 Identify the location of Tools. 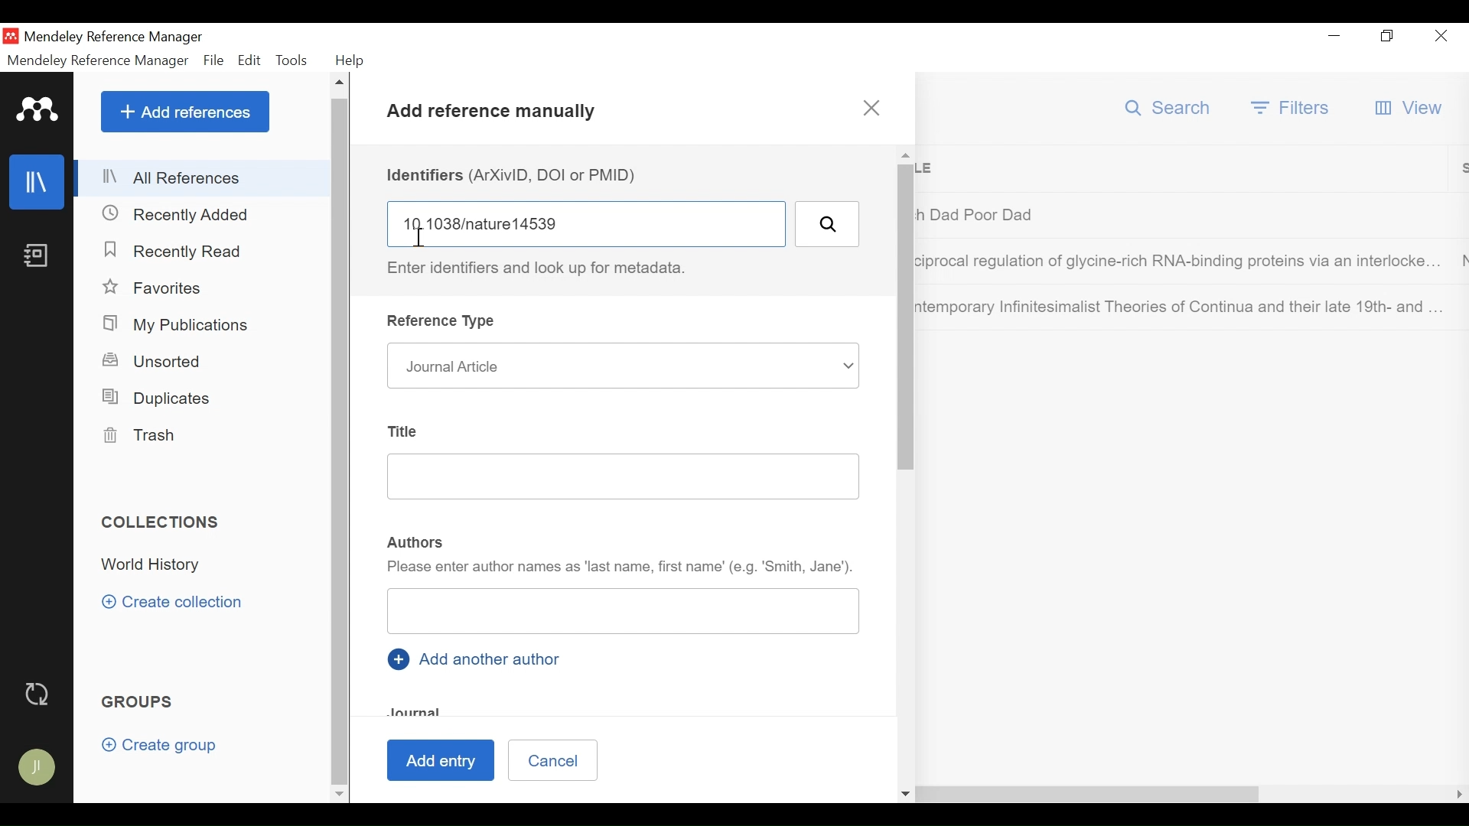
(293, 58).